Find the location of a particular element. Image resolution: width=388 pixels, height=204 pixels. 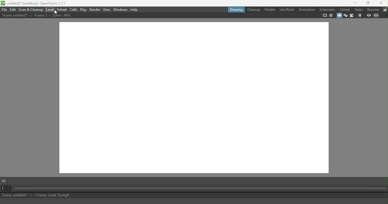

Cells is located at coordinates (74, 10).